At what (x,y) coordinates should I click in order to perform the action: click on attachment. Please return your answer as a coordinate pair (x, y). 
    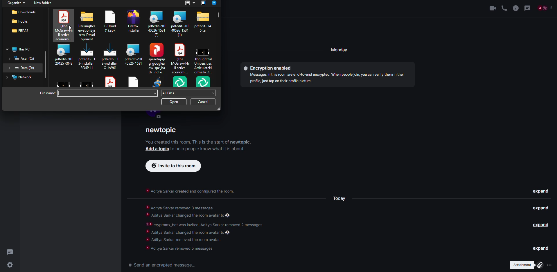
    Looking at the image, I should click on (521, 265).